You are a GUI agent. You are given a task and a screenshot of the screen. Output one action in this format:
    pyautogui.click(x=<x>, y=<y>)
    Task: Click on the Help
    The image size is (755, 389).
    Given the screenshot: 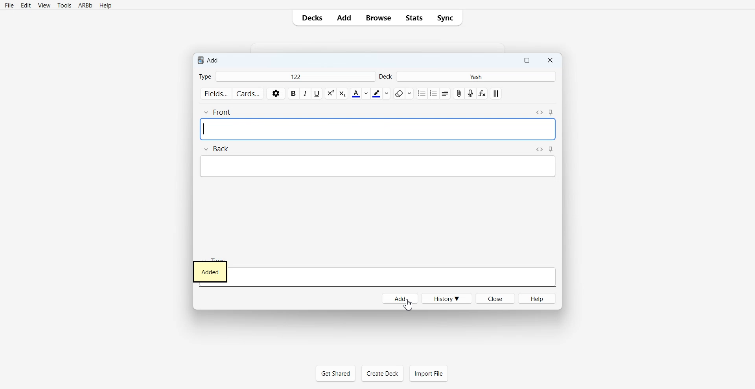 What is the action you would take?
    pyautogui.click(x=105, y=5)
    